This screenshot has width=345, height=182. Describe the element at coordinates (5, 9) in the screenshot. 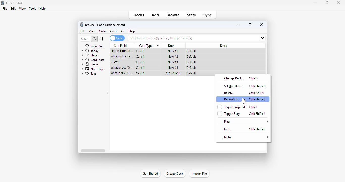

I see `file` at that location.